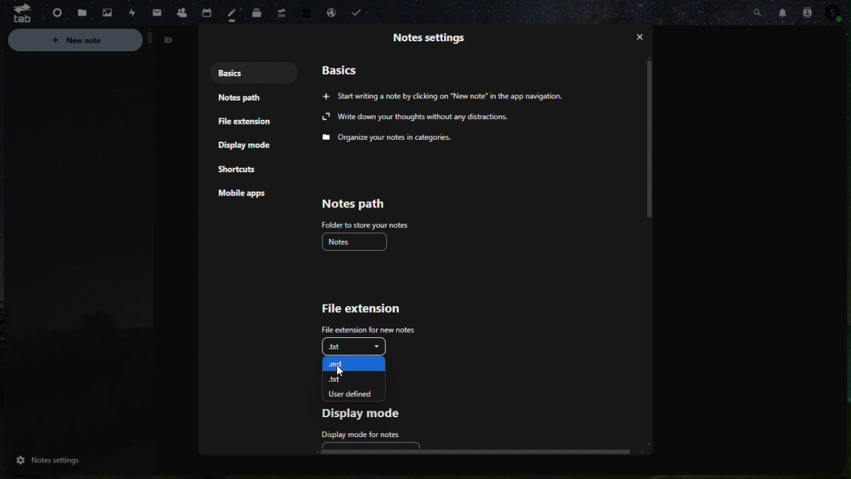 This screenshot has width=851, height=479. I want to click on Note settings, so click(435, 37).